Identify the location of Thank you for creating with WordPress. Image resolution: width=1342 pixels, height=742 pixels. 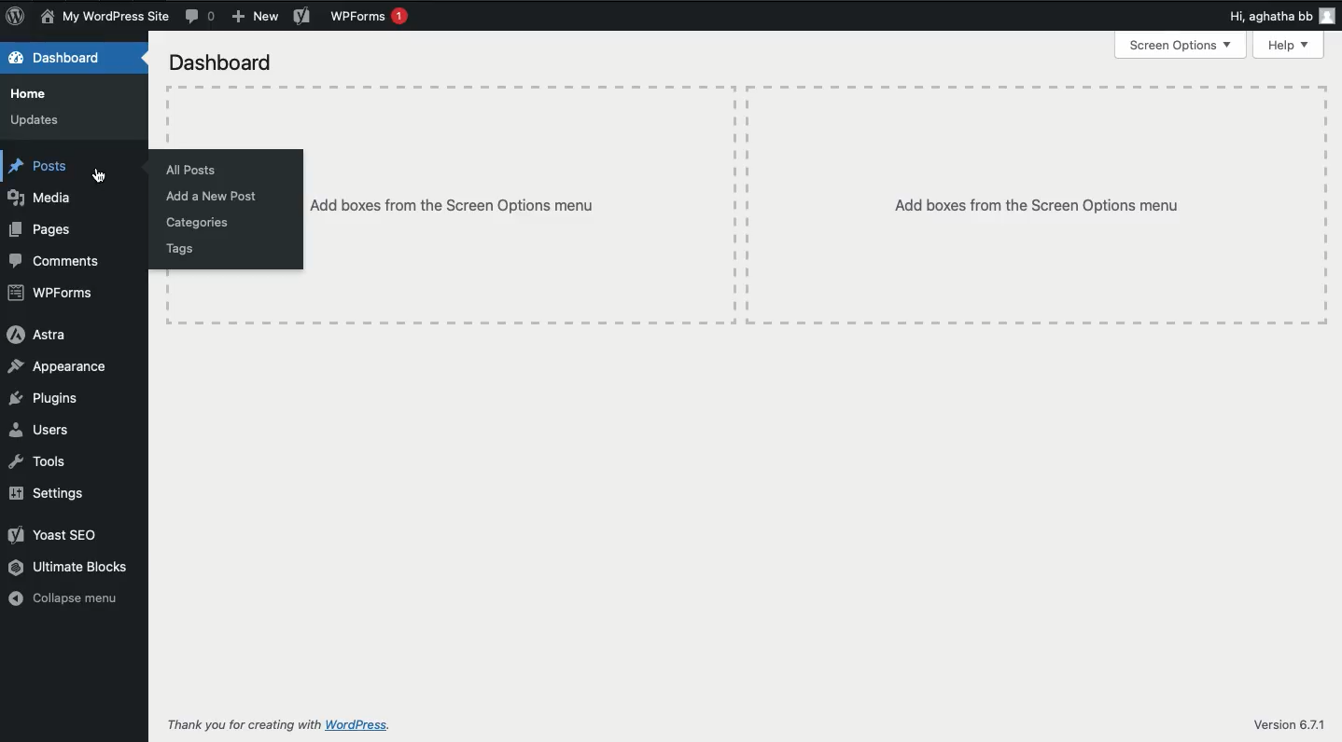
(277, 726).